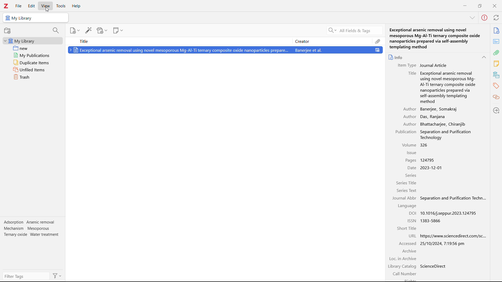  Describe the element at coordinates (118, 30) in the screenshot. I see `add notes` at that location.